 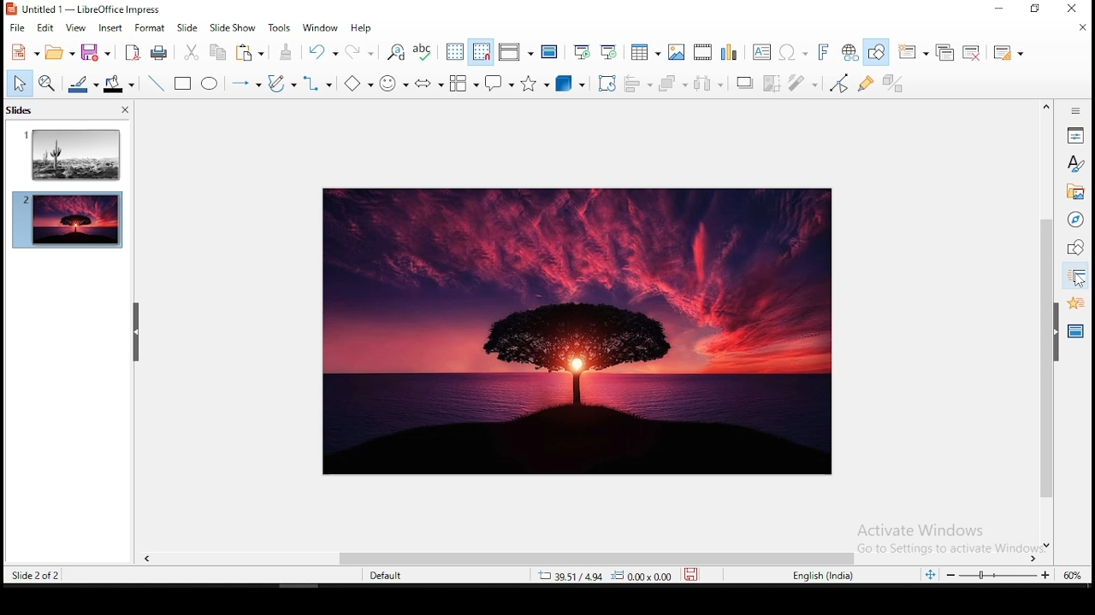 I want to click on ellipse, so click(x=212, y=83).